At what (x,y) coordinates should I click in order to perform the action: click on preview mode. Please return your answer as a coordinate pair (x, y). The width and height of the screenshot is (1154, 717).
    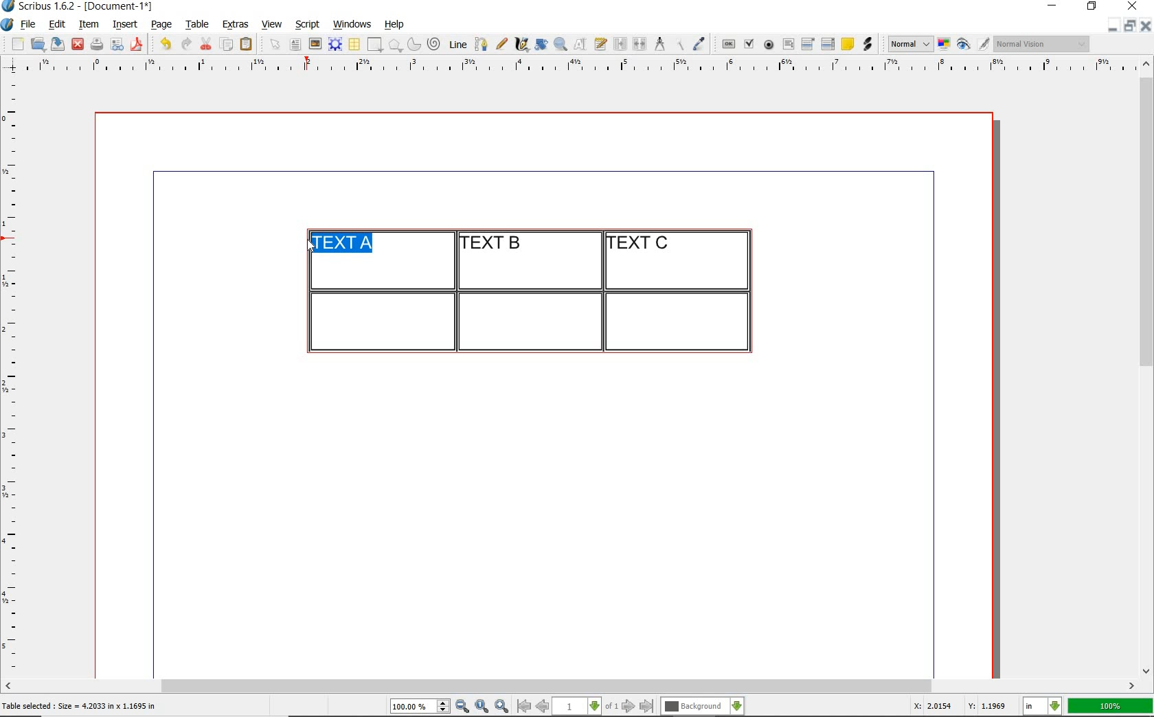
    Looking at the image, I should click on (973, 45).